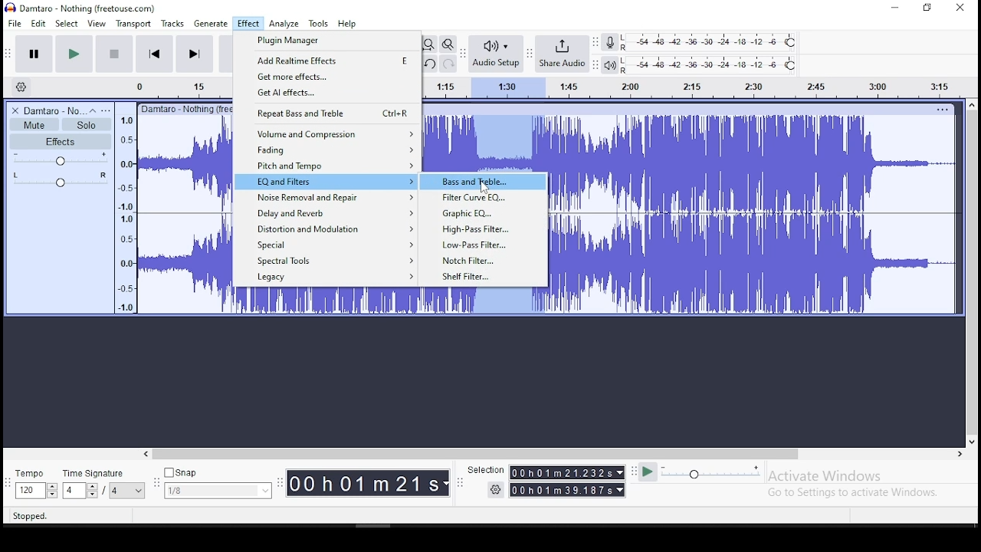  I want to click on /4, so click(115, 490).